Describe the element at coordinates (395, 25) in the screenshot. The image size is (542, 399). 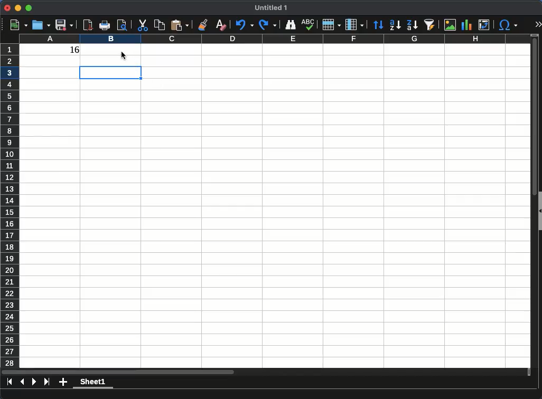
I see `ascending` at that location.